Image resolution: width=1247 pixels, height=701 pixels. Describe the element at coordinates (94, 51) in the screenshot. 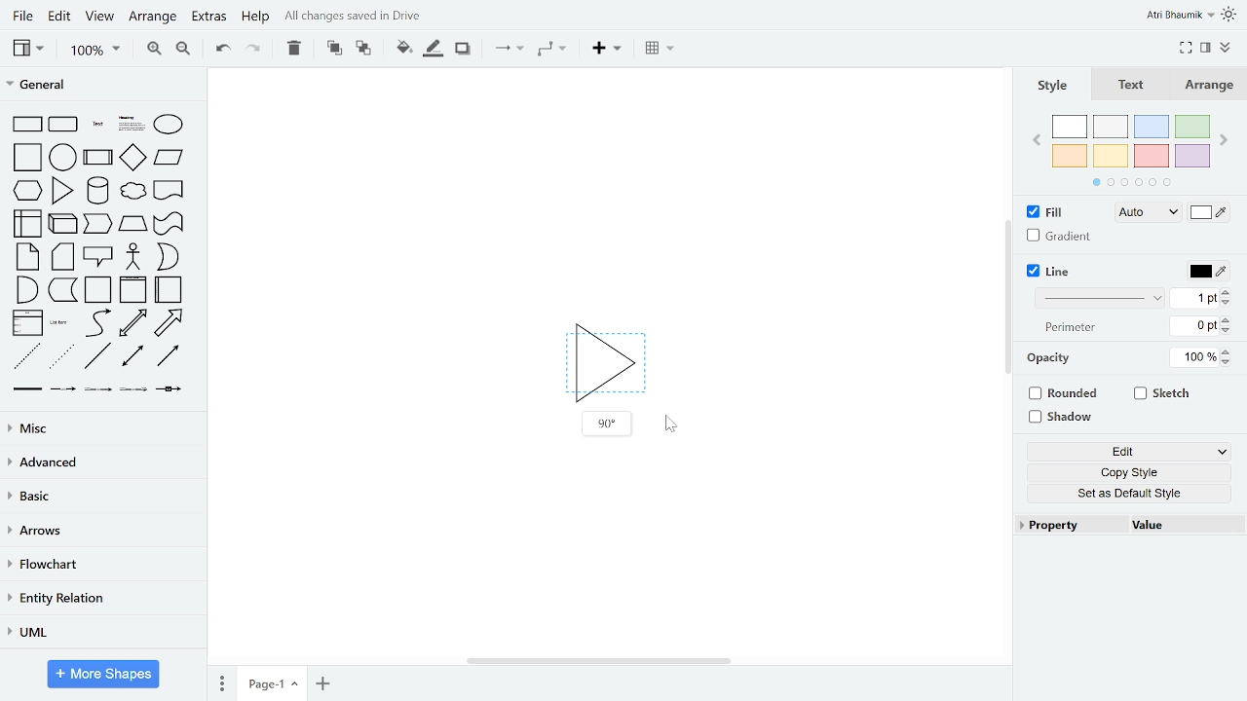

I see `zoom` at that location.